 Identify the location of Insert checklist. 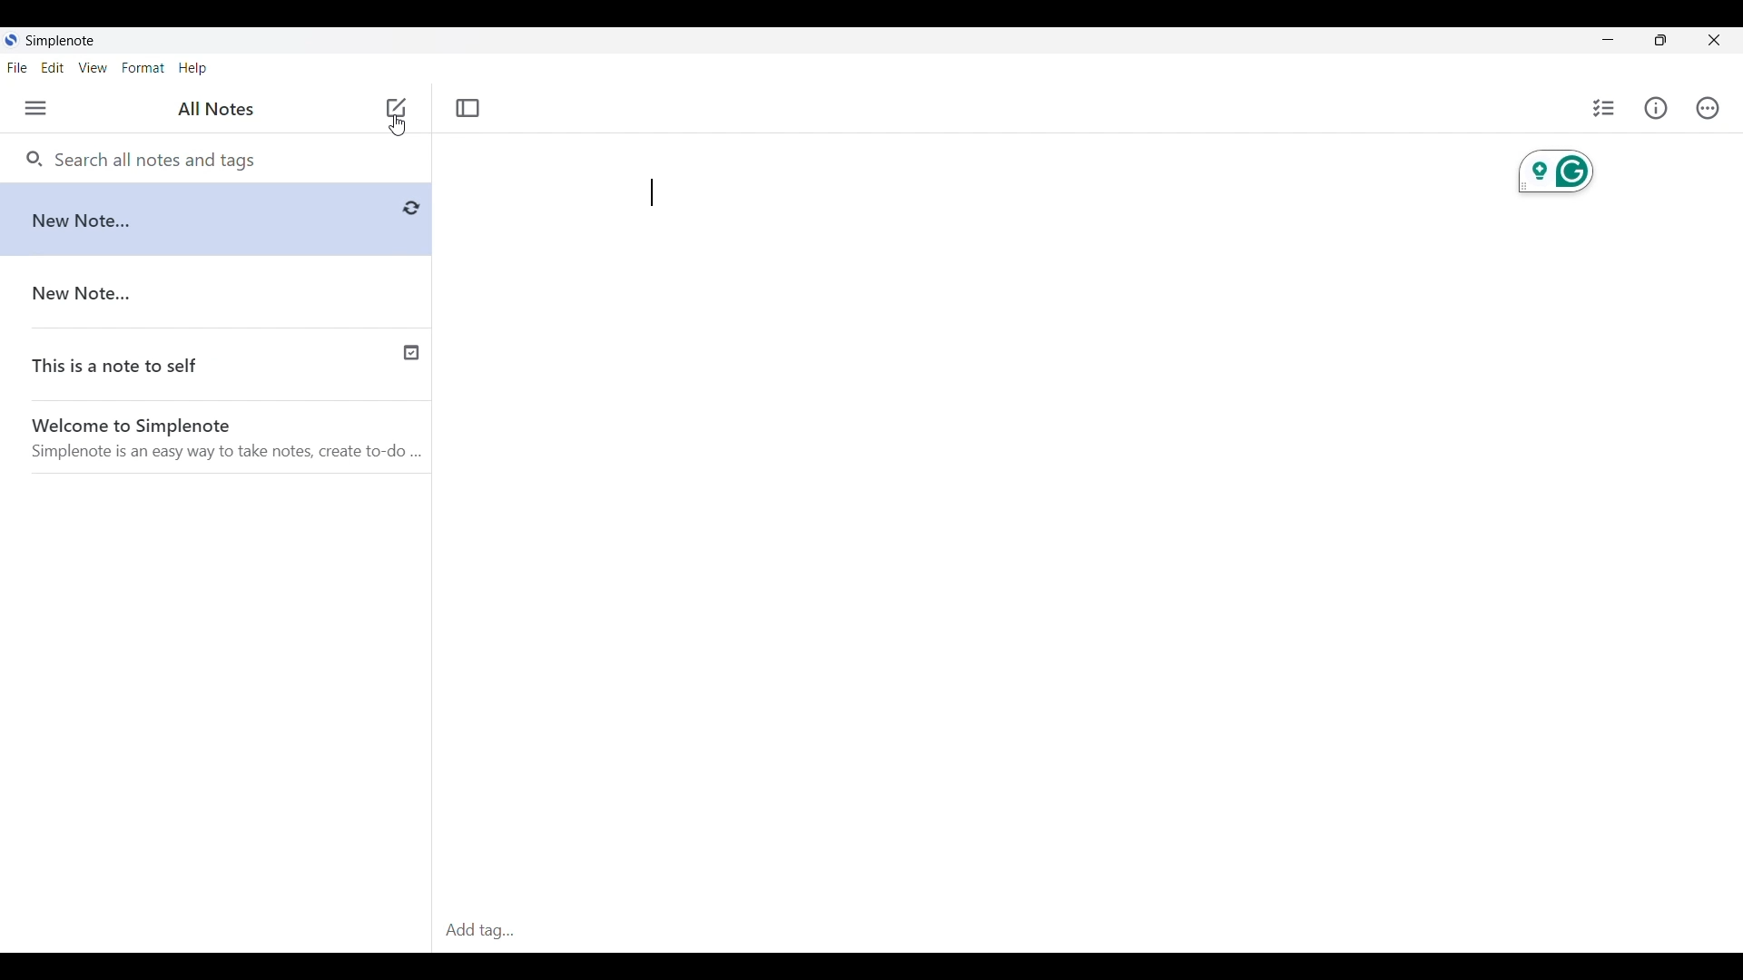
(1605, 108).